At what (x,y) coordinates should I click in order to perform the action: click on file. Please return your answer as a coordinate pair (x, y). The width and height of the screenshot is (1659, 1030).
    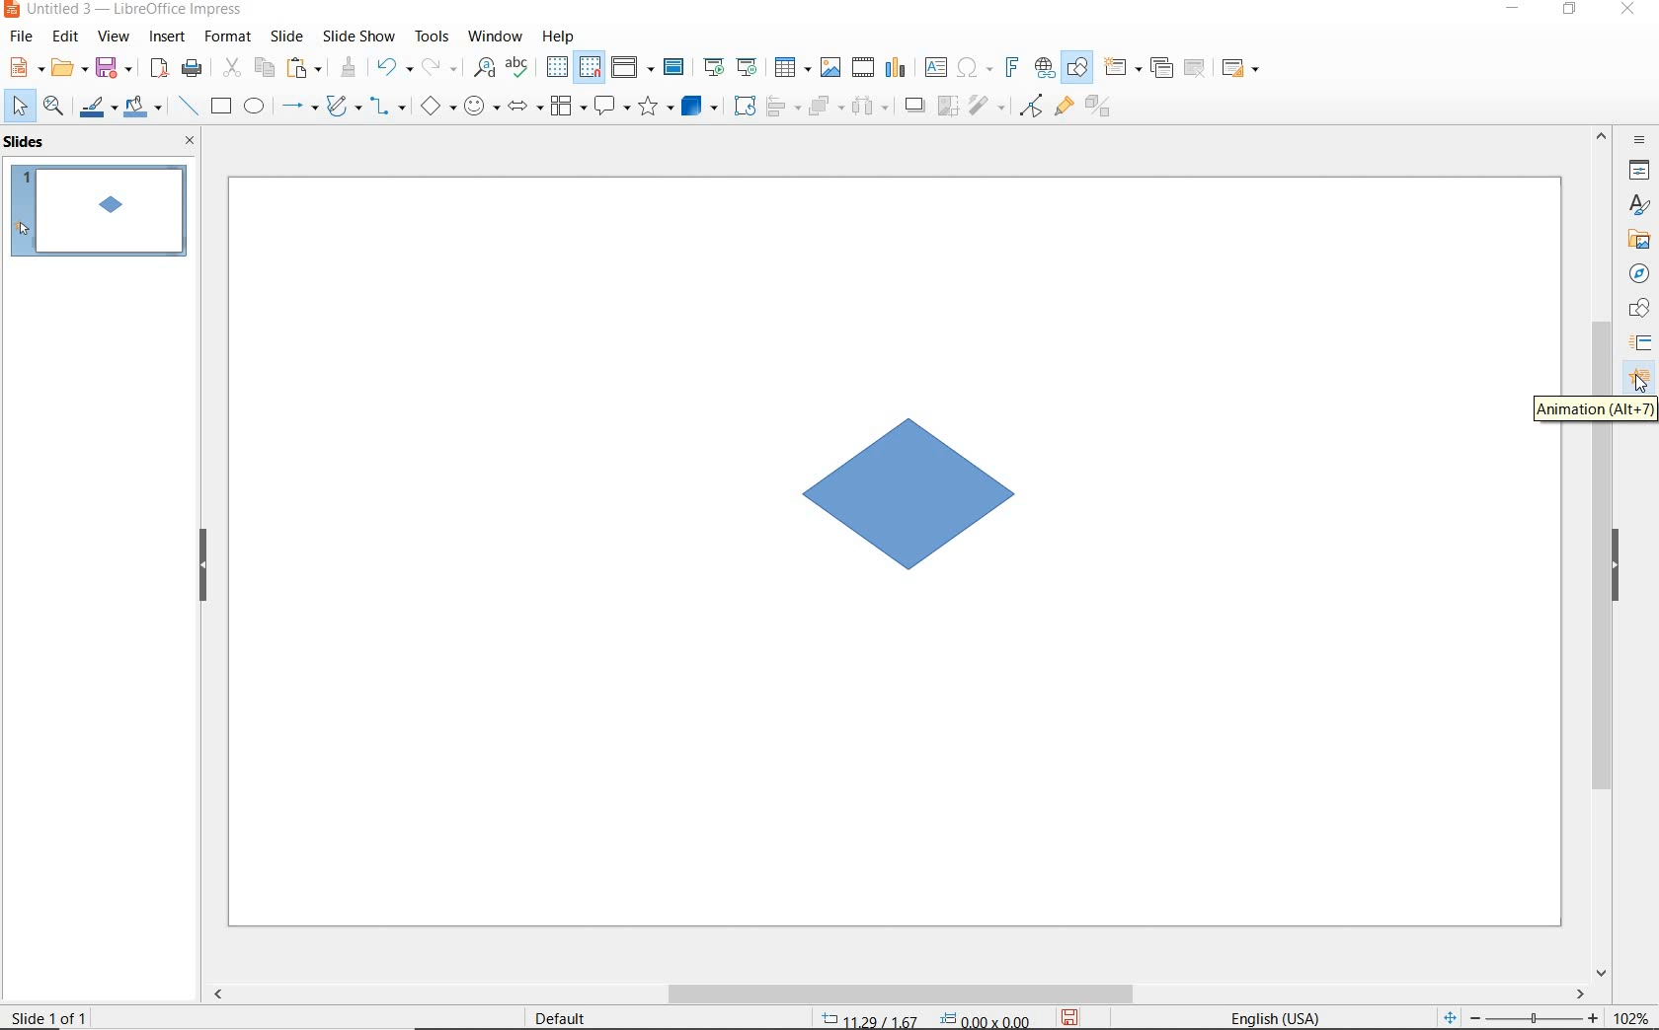
    Looking at the image, I should click on (24, 37).